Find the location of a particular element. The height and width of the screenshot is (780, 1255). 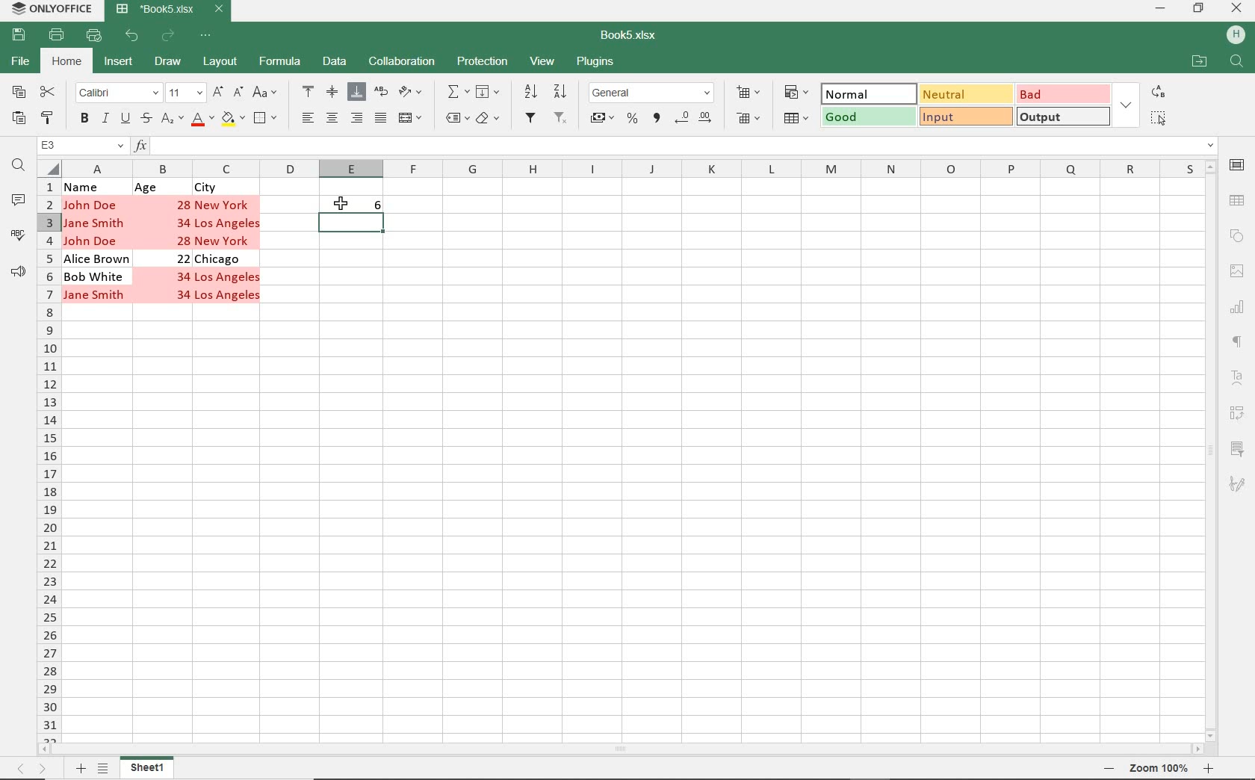

REPLACE is located at coordinates (1159, 92).